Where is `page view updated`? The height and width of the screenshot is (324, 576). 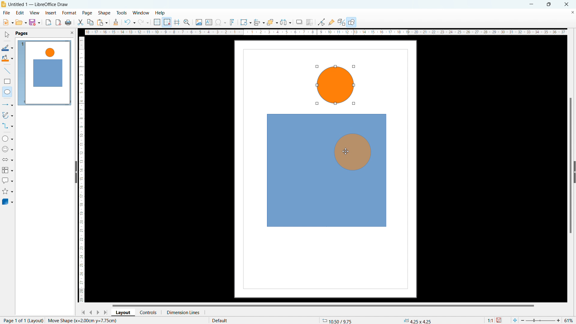
page view updated is located at coordinates (44, 73).